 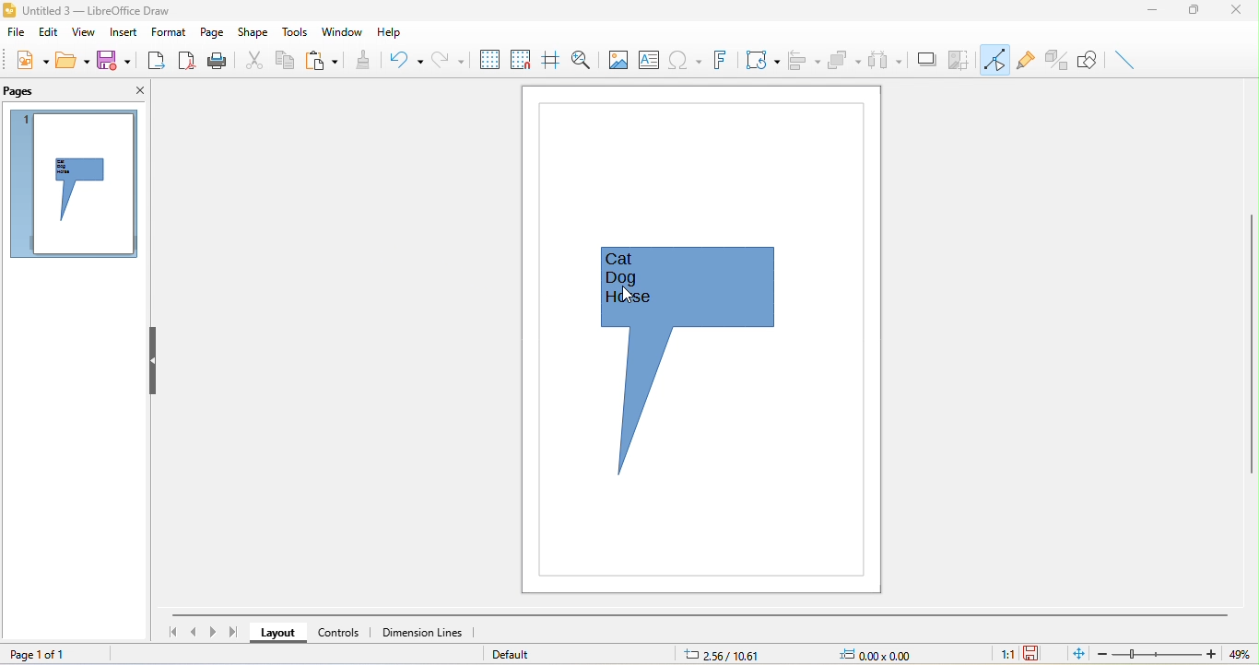 I want to click on toggle point edit mode, so click(x=995, y=59).